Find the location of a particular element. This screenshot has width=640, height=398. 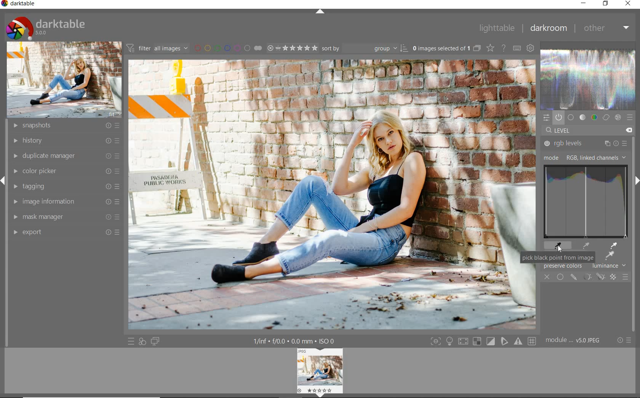

CURSOR is located at coordinates (561, 250).